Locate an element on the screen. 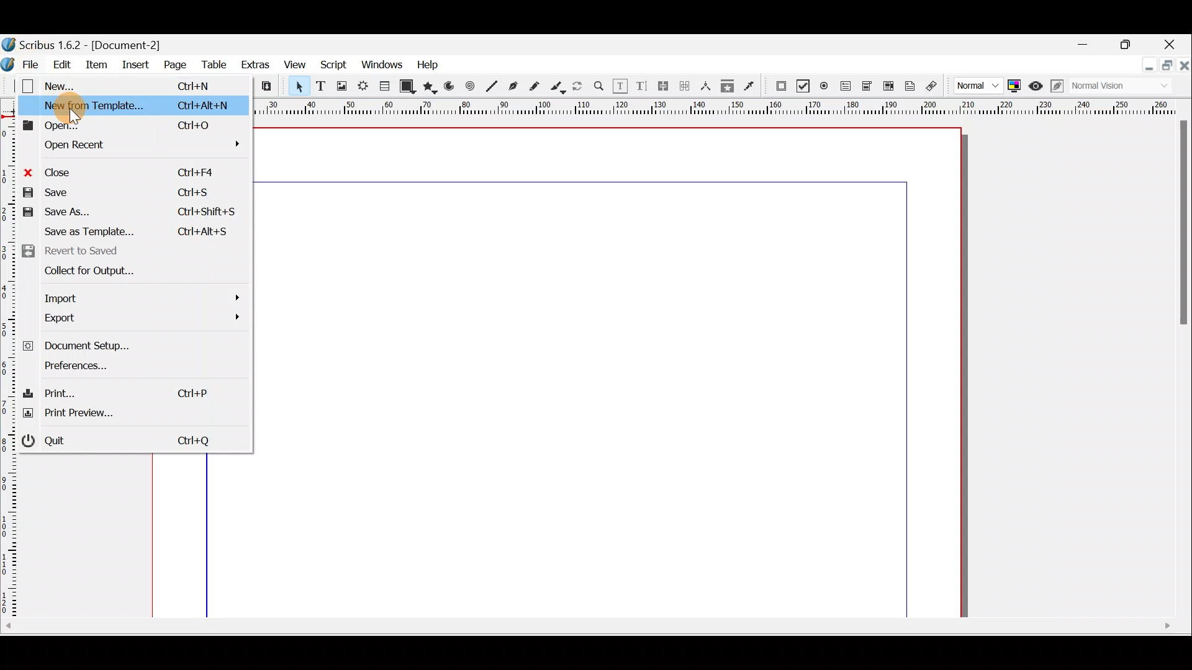 The width and height of the screenshot is (1192, 670). Edit contents of frame is located at coordinates (621, 87).